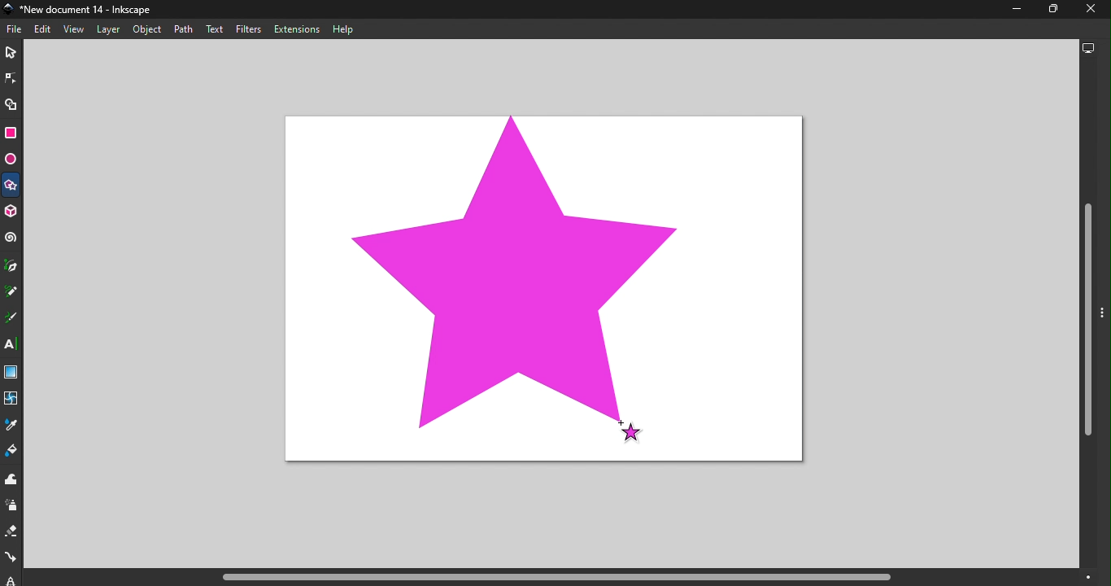 The width and height of the screenshot is (1111, 586). Describe the element at coordinates (630, 431) in the screenshot. I see `Cursor` at that location.